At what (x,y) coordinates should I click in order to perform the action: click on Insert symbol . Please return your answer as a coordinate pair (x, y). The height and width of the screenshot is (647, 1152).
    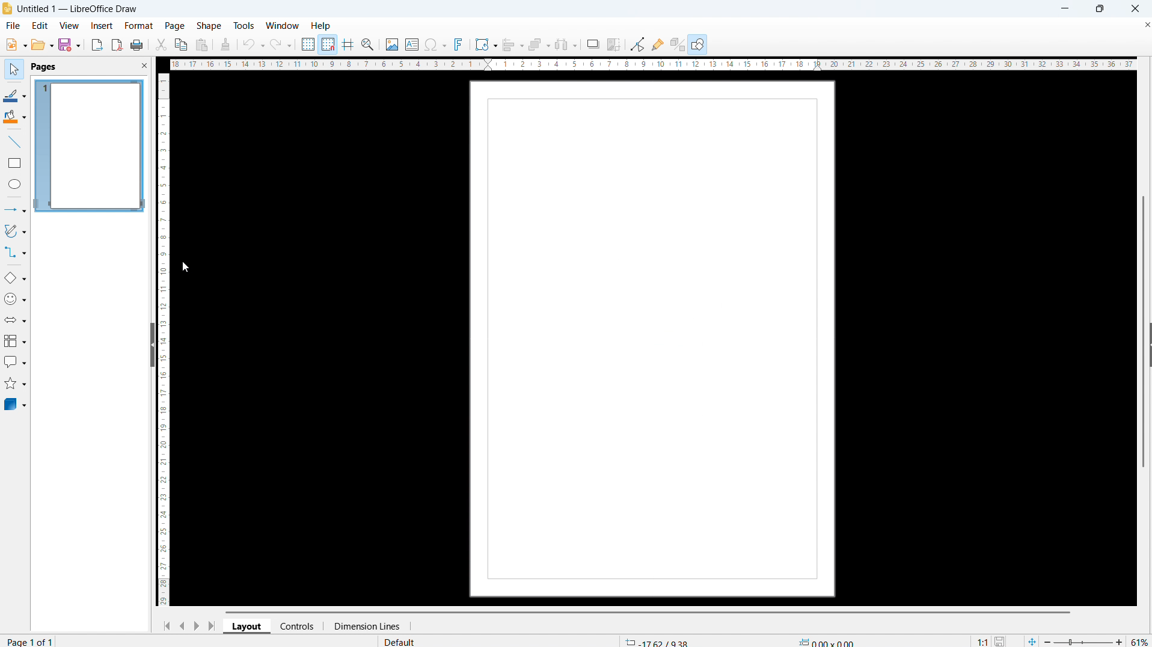
    Looking at the image, I should click on (437, 44).